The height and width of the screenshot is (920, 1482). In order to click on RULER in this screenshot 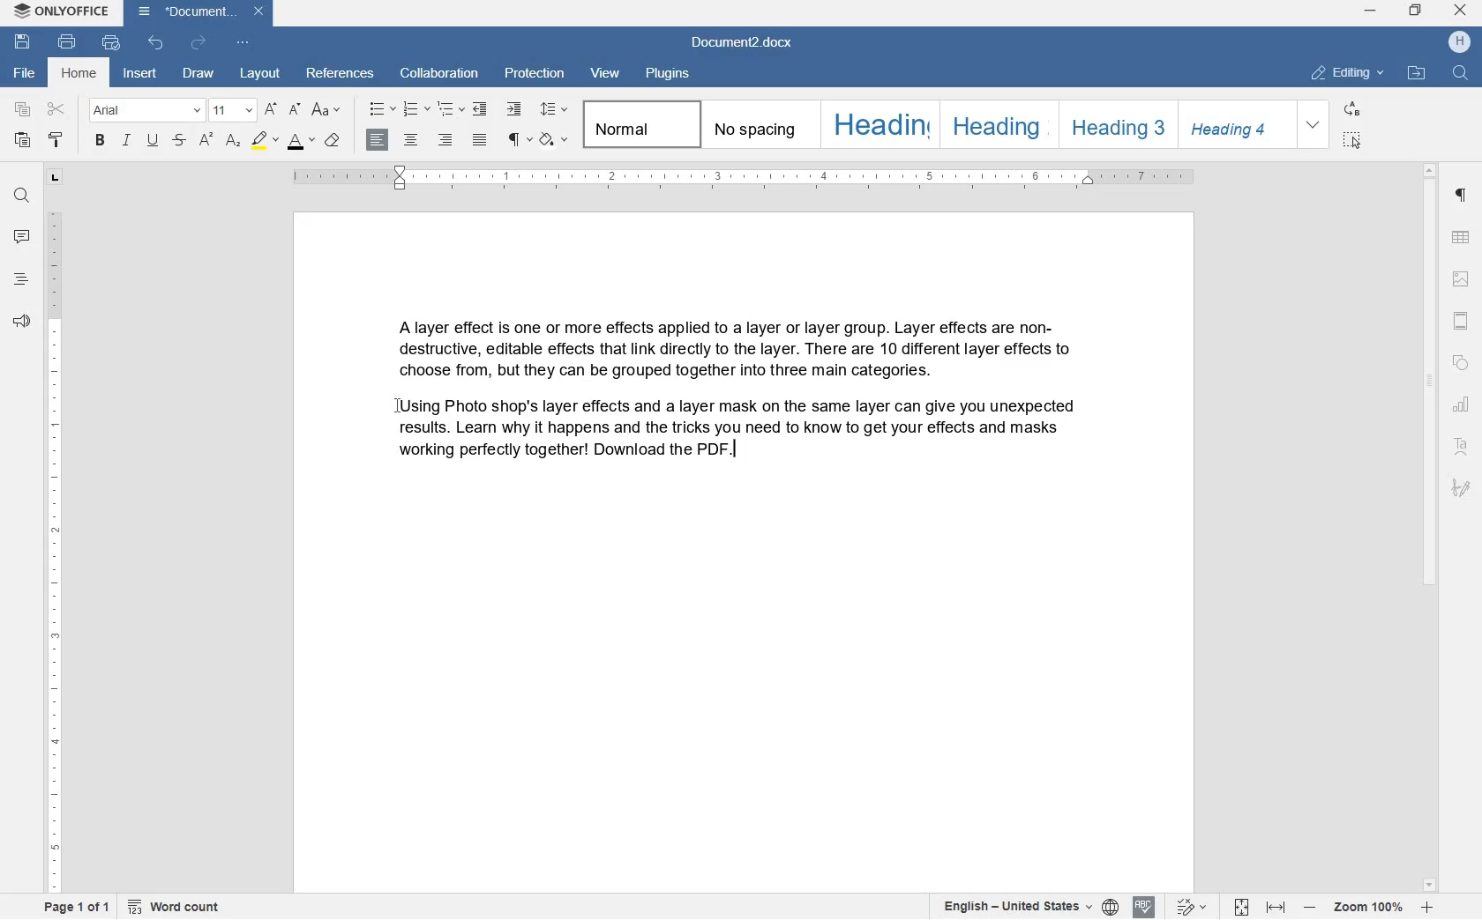, I will do `click(52, 551)`.